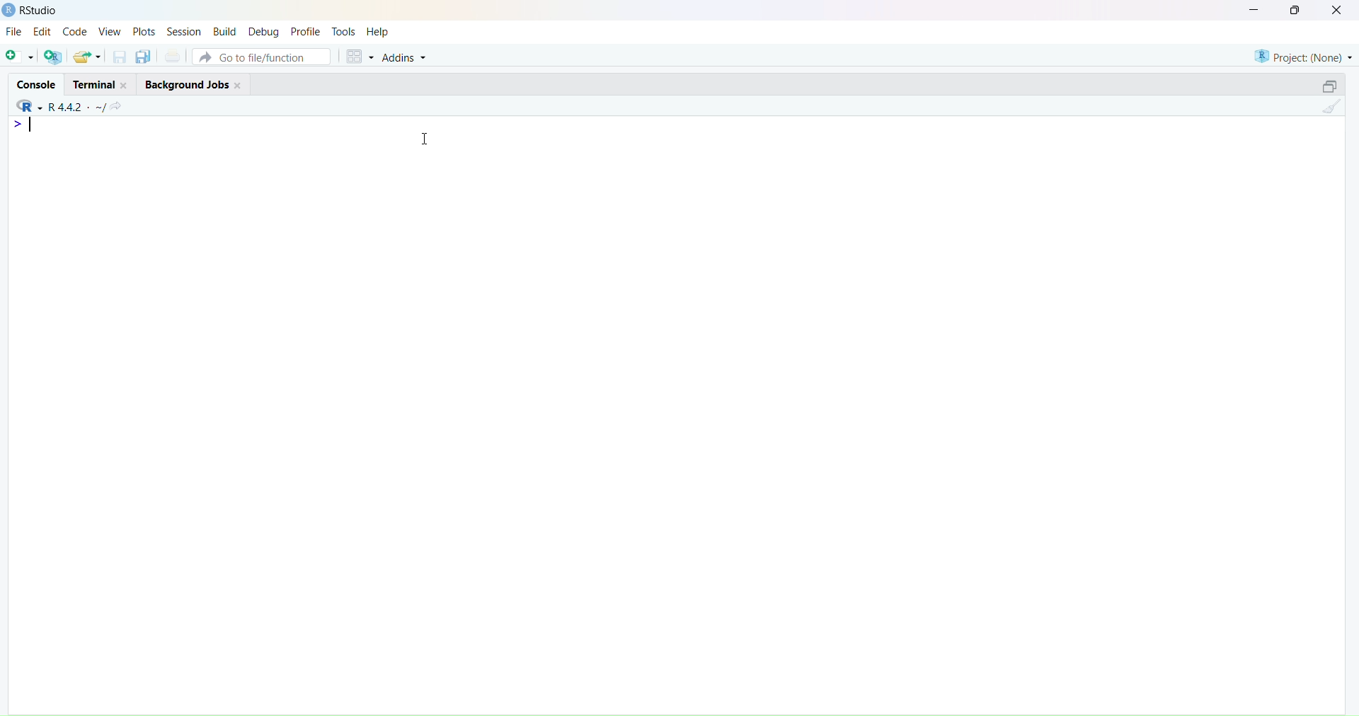 The image size is (1359, 716). Describe the element at coordinates (116, 108) in the screenshot. I see `share` at that location.